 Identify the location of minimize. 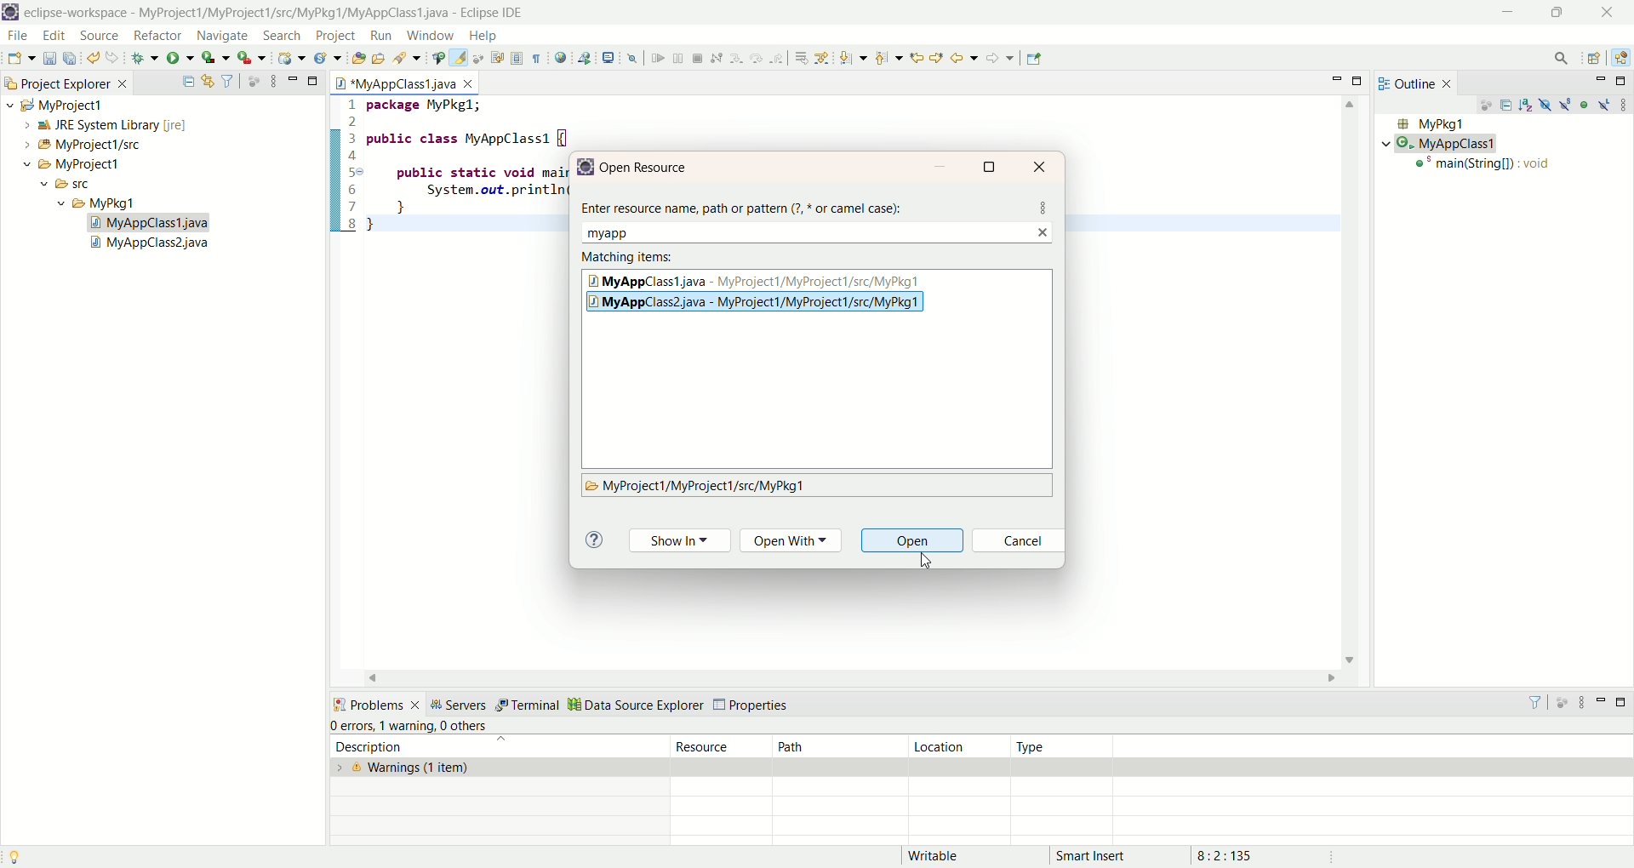
(1340, 78).